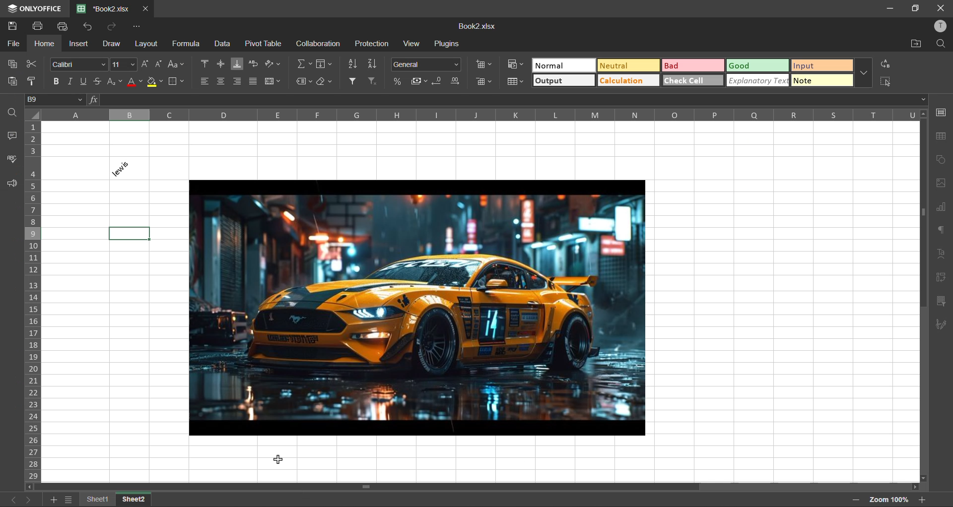 This screenshot has height=507, width=953. Describe the element at coordinates (176, 64) in the screenshot. I see `change case` at that location.